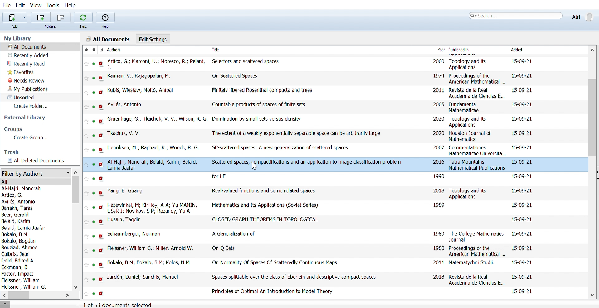 The height and width of the screenshot is (308, 599). I want to click on Move left, so click(4, 295).